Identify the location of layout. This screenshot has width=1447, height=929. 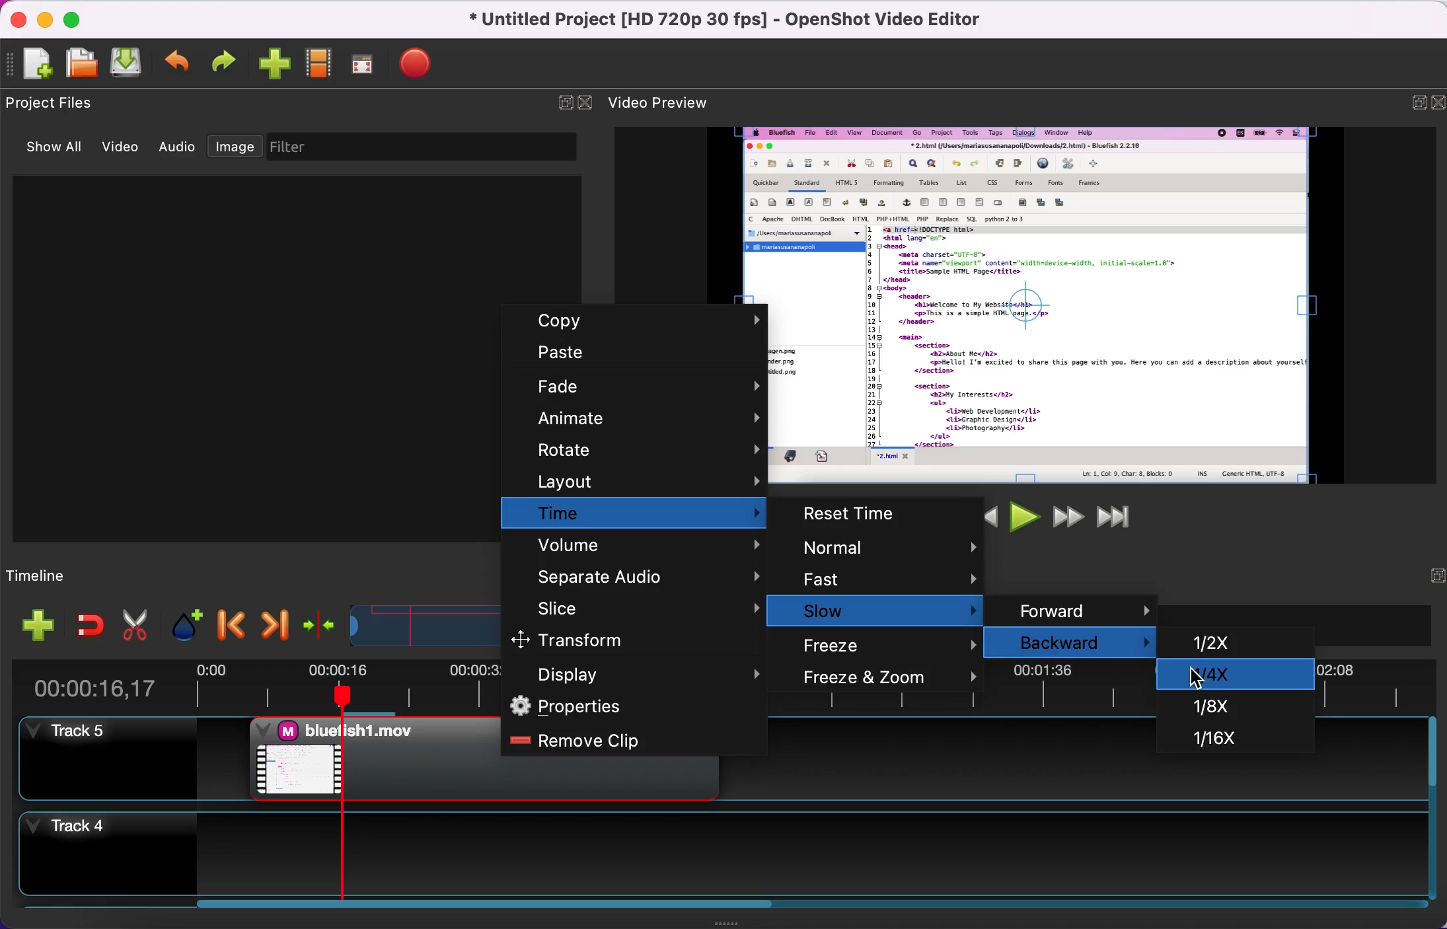
(636, 481).